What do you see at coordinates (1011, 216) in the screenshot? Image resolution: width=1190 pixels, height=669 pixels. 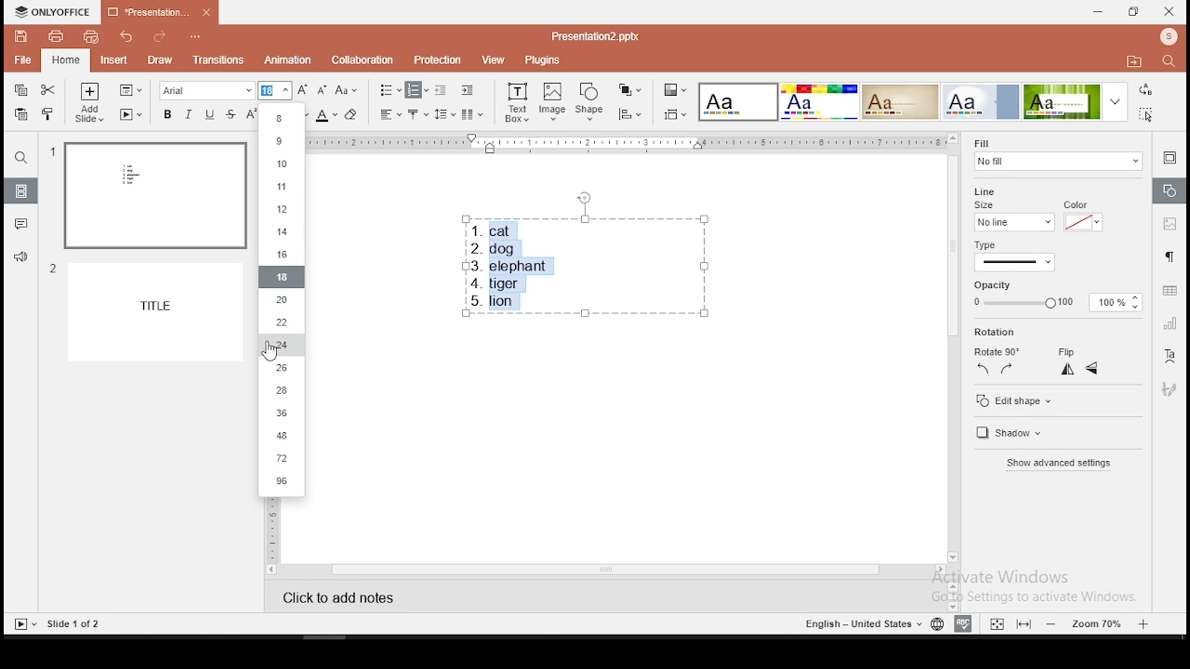 I see `line size` at bounding box center [1011, 216].